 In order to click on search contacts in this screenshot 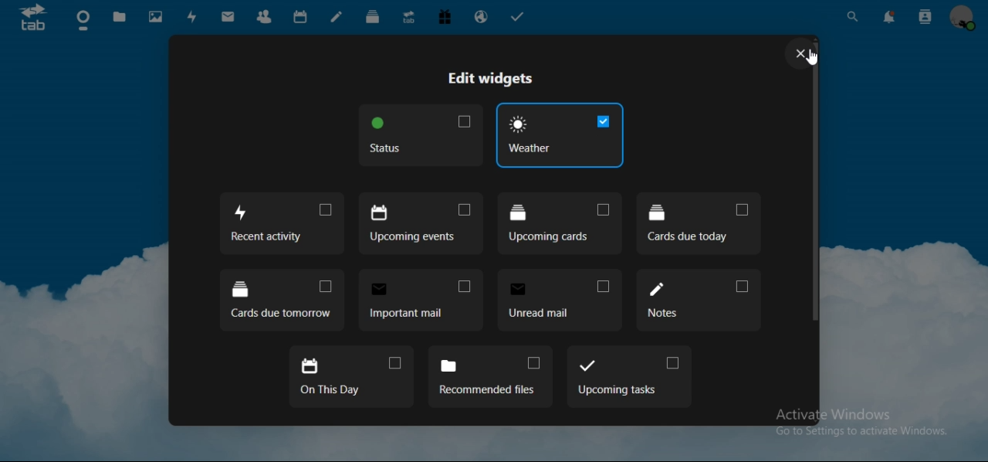, I will do `click(925, 16)`.